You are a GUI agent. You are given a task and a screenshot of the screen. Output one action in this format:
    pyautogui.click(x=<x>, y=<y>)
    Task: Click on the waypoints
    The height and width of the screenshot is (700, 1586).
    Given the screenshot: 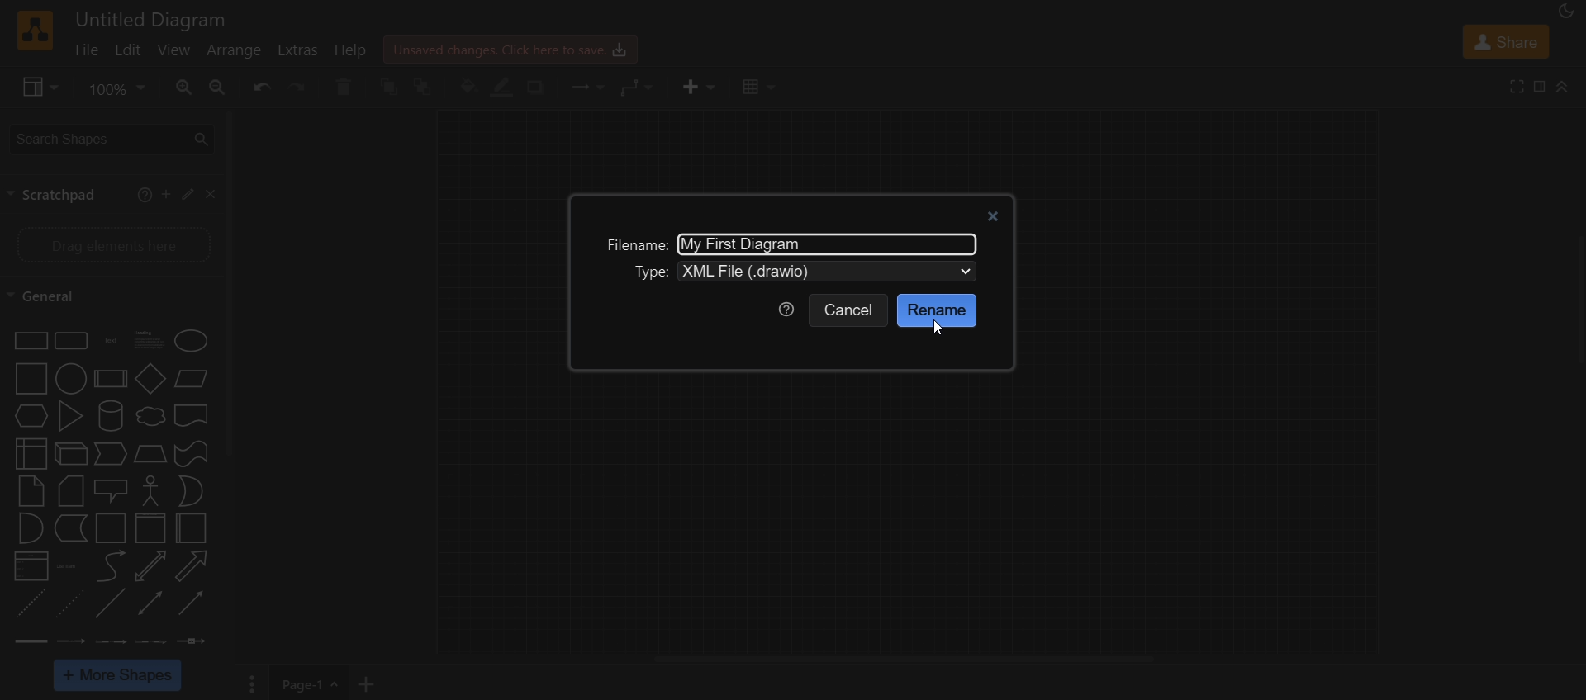 What is the action you would take?
    pyautogui.click(x=636, y=88)
    